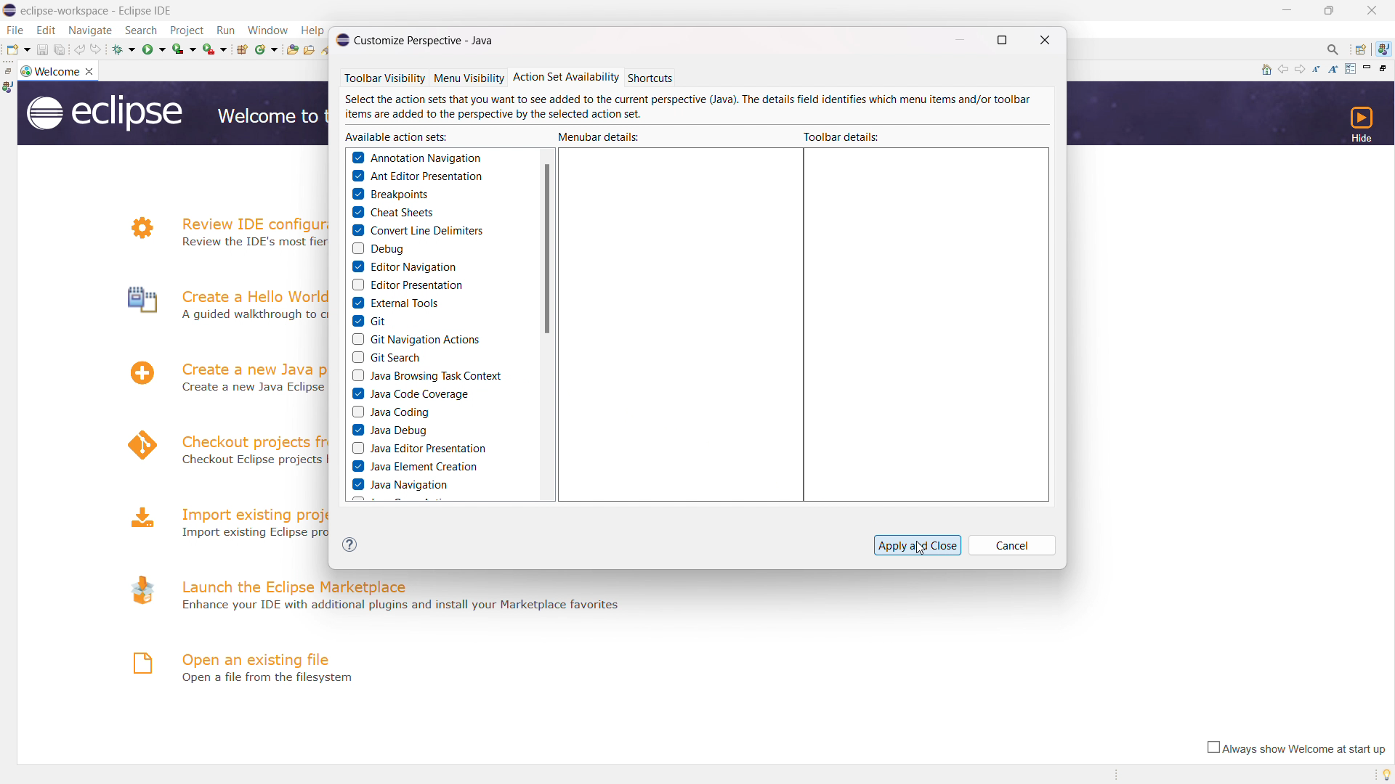  I want to click on open an existing file, so click(257, 658).